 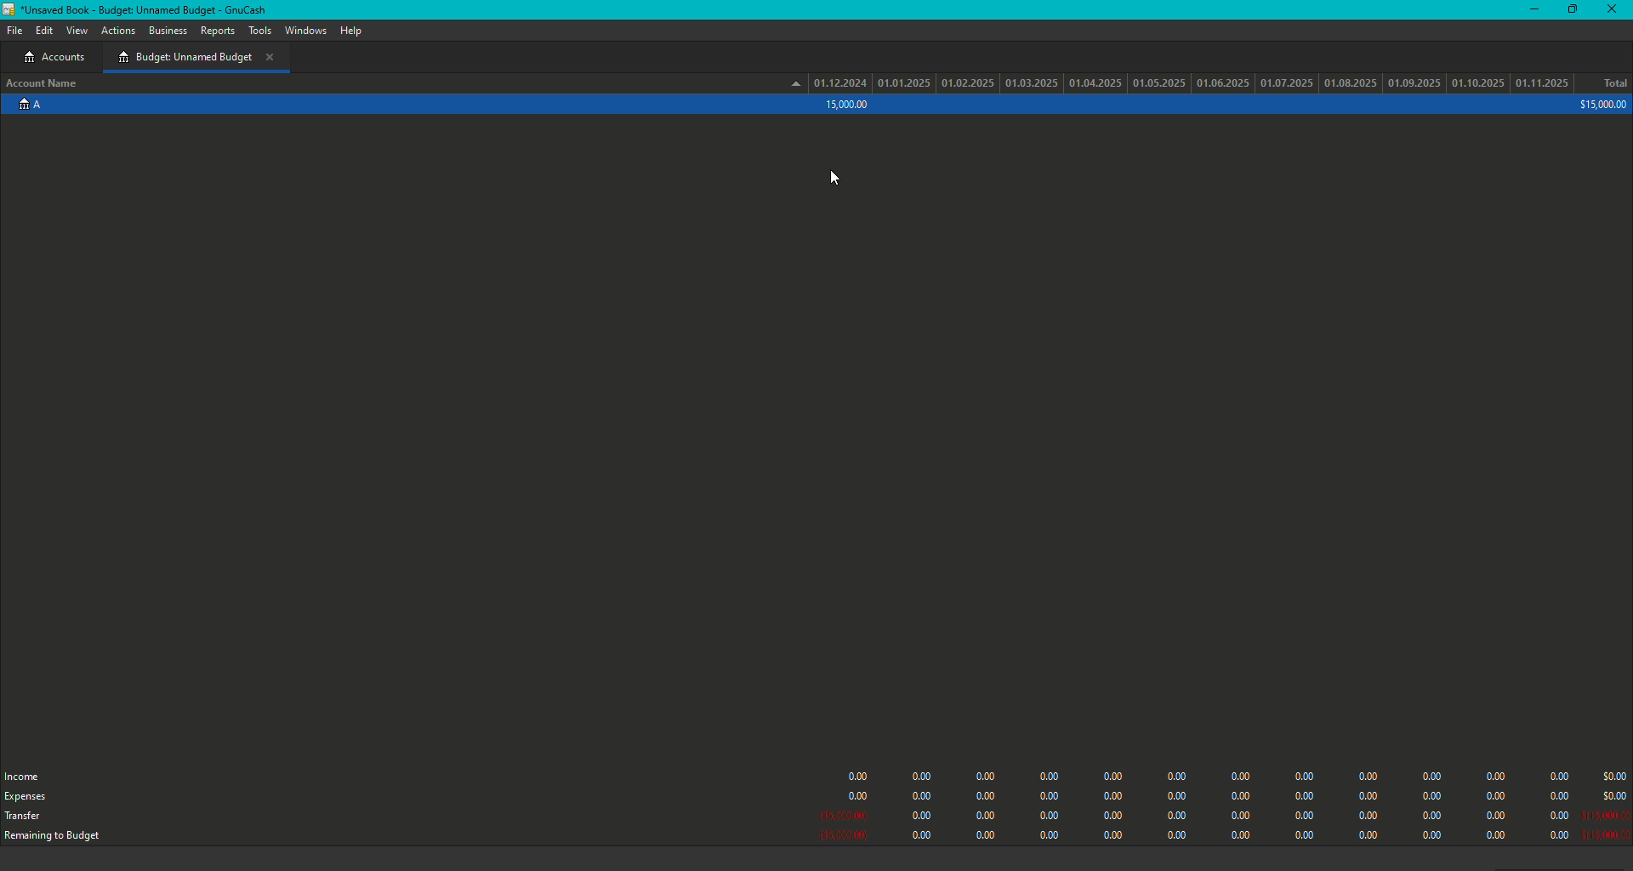 I want to click on Accounts, so click(x=58, y=58).